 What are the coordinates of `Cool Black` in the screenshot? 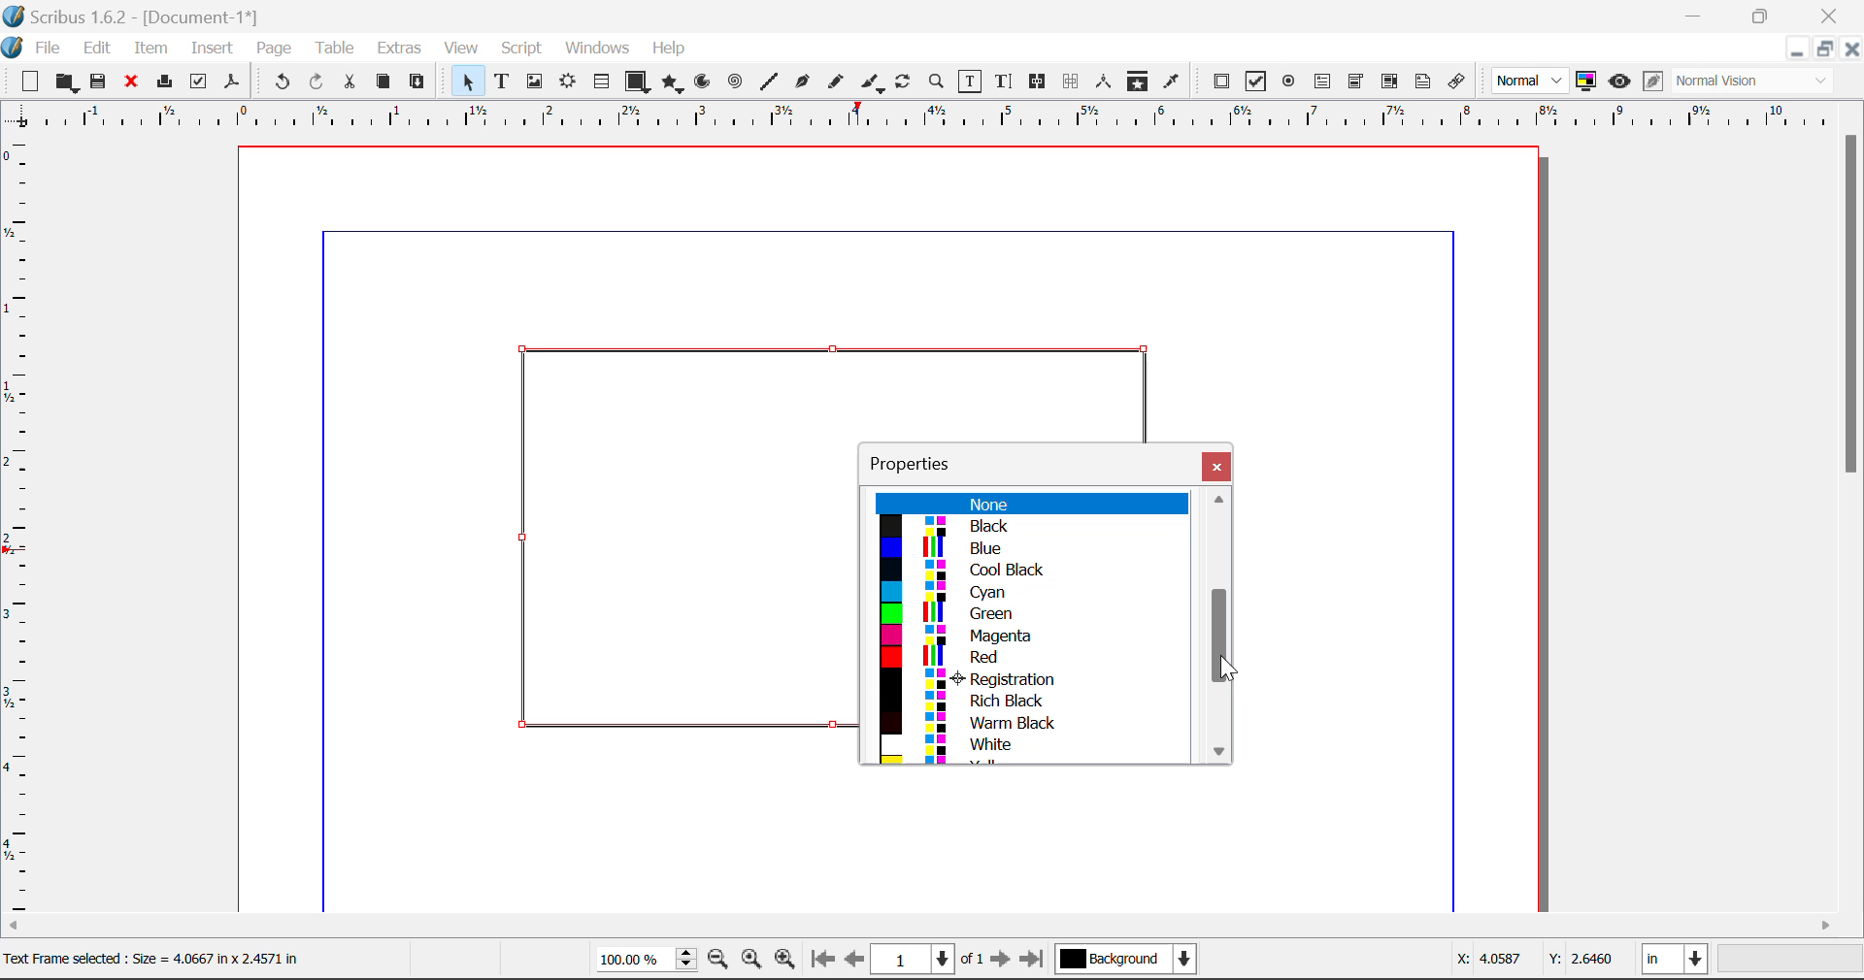 It's located at (1031, 571).